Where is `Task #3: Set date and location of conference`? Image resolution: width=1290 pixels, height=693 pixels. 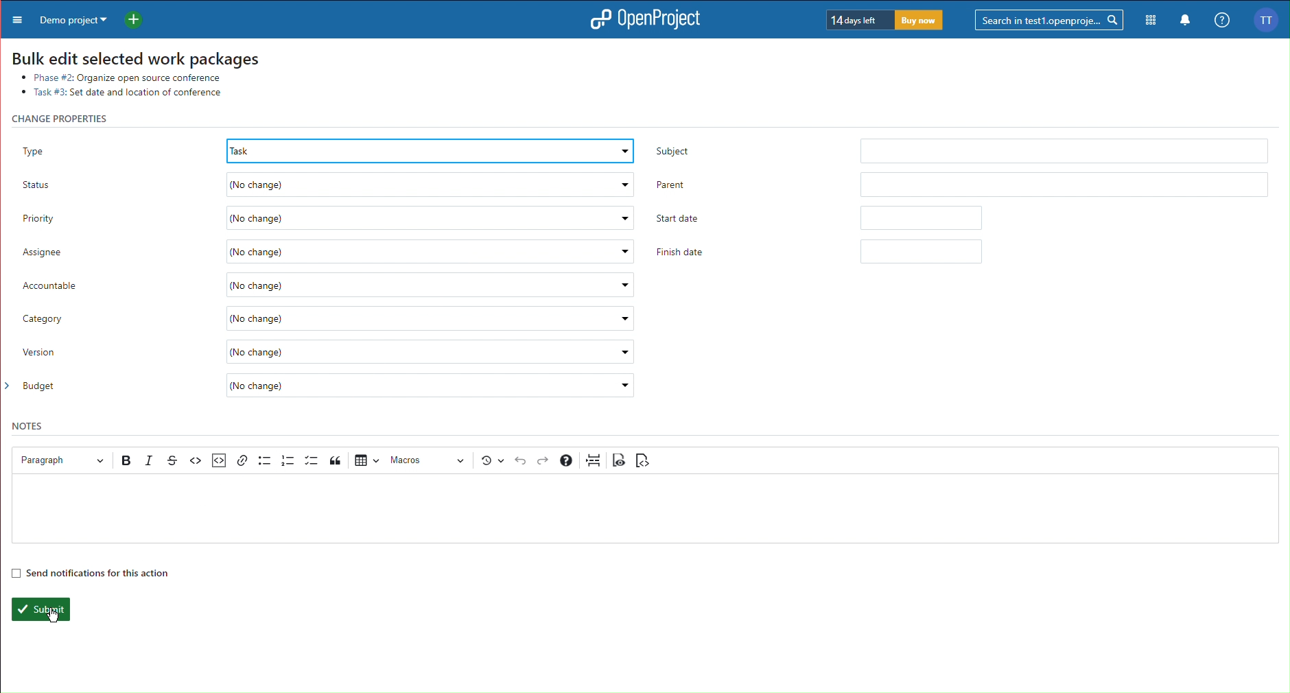
Task #3: Set date and location of conference is located at coordinates (128, 93).